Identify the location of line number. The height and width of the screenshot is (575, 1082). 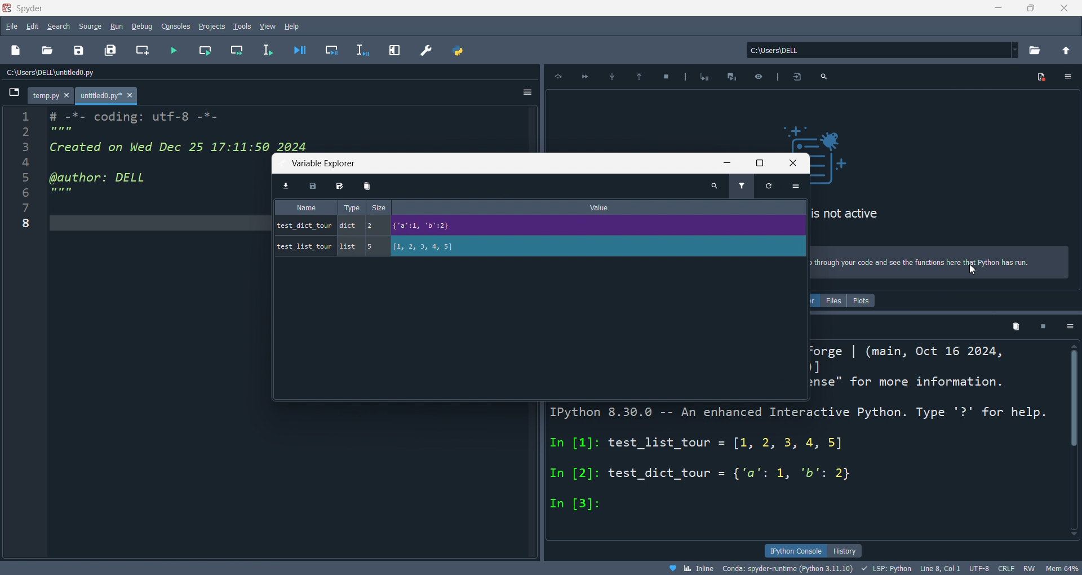
(30, 332).